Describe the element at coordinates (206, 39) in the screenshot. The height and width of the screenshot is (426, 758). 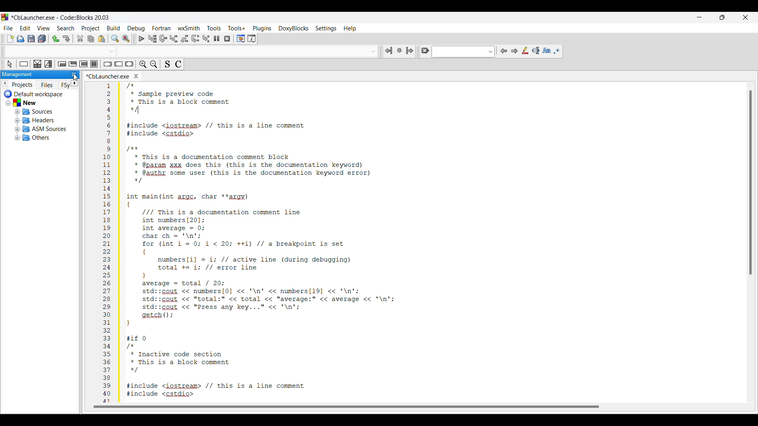
I see `Step into instruction` at that location.